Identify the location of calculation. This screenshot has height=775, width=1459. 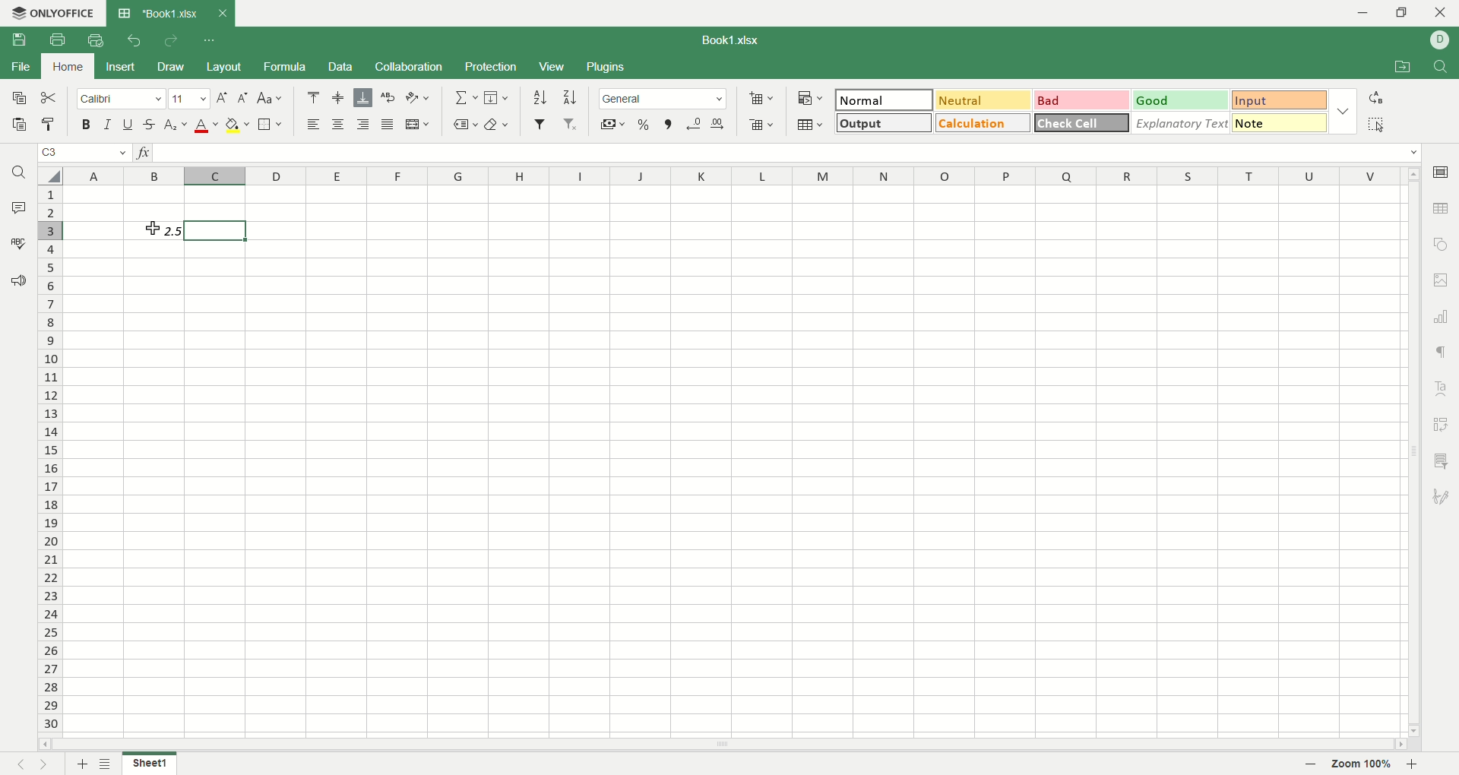
(984, 122).